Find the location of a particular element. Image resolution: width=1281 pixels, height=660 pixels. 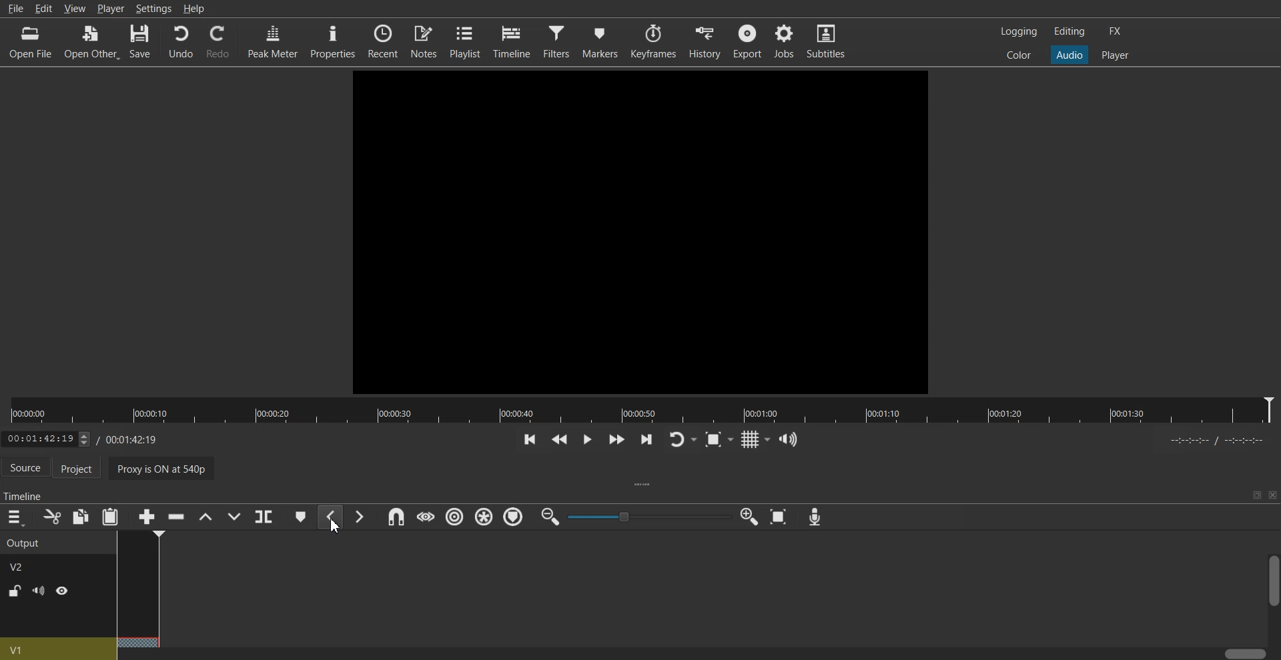

Properties is located at coordinates (332, 41).